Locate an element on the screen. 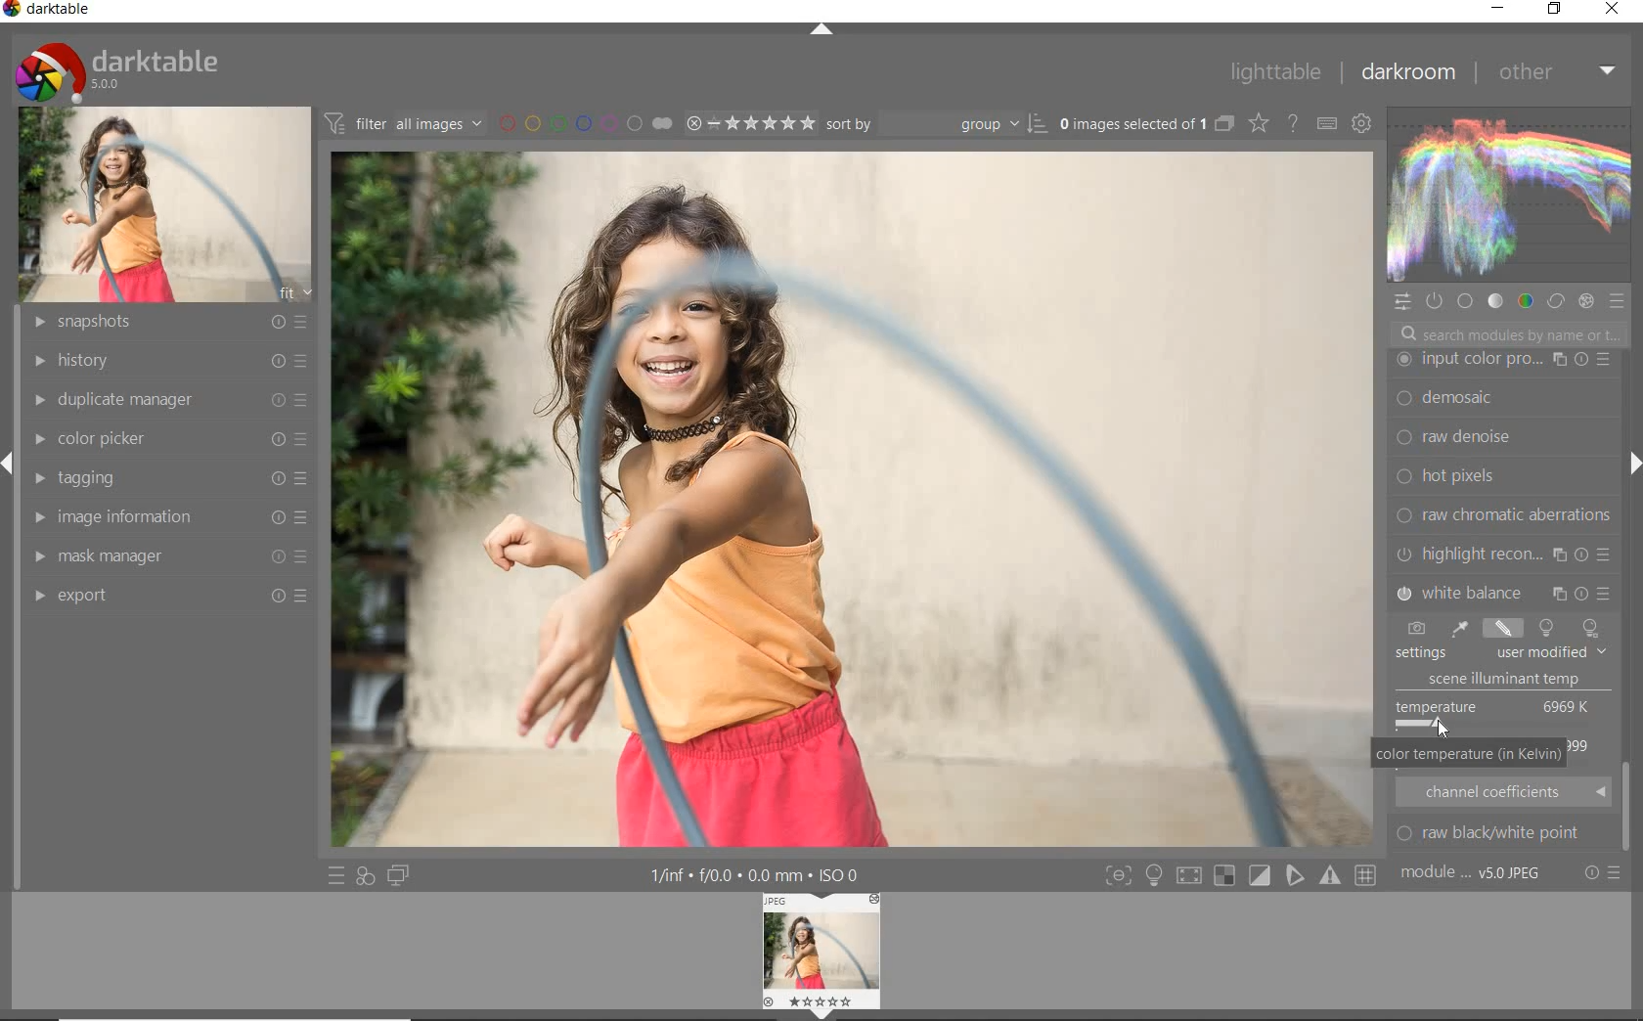  filter images is located at coordinates (403, 124).